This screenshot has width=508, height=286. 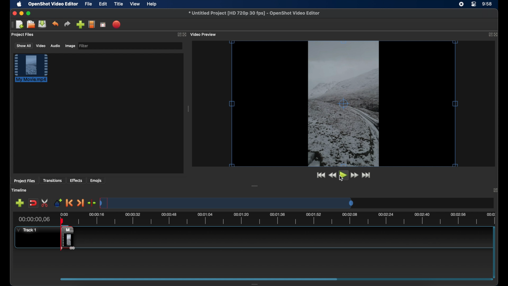 I want to click on full screen, so click(x=103, y=24).